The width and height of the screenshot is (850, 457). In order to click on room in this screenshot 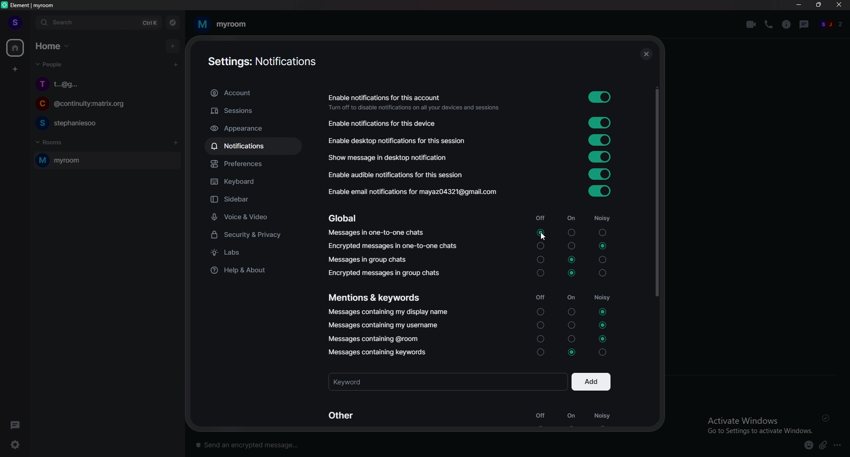, I will do `click(106, 160)`.